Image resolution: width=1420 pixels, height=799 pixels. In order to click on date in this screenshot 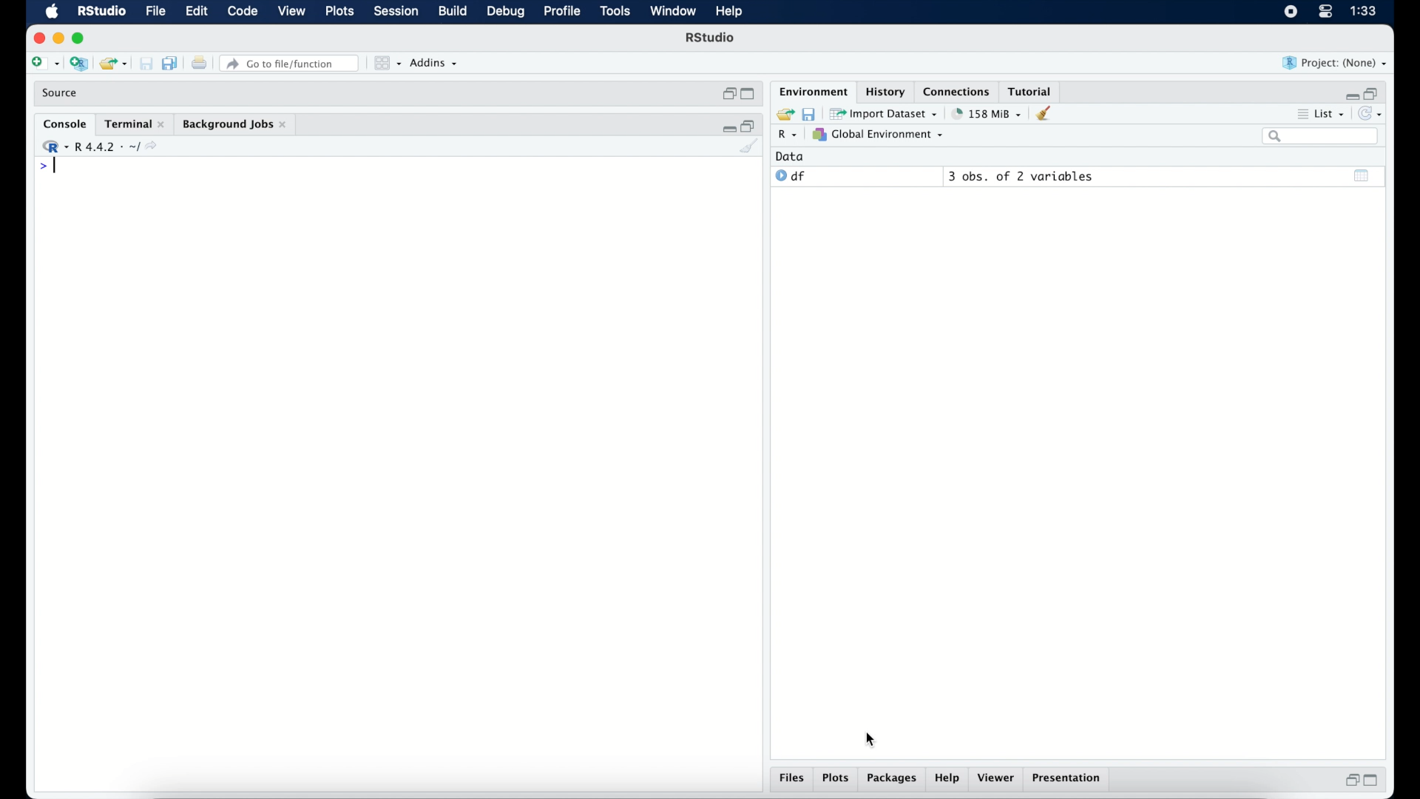, I will do `click(791, 156)`.